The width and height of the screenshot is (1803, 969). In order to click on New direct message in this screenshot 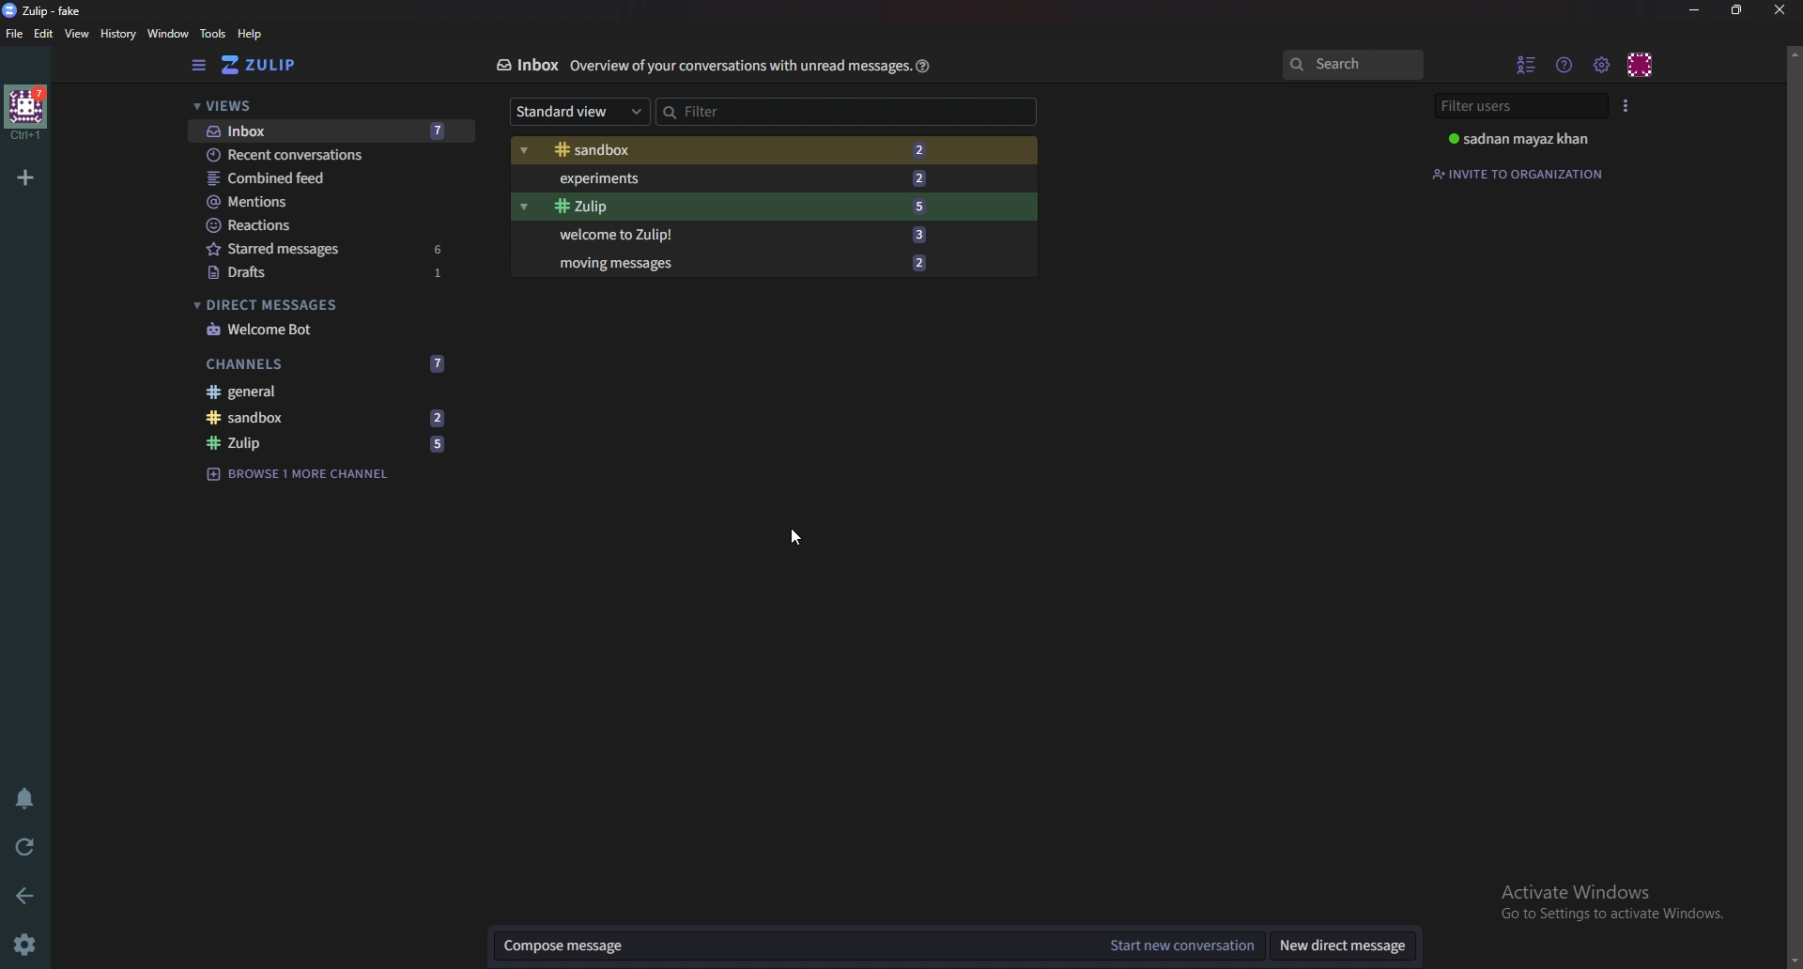, I will do `click(1336, 947)`.